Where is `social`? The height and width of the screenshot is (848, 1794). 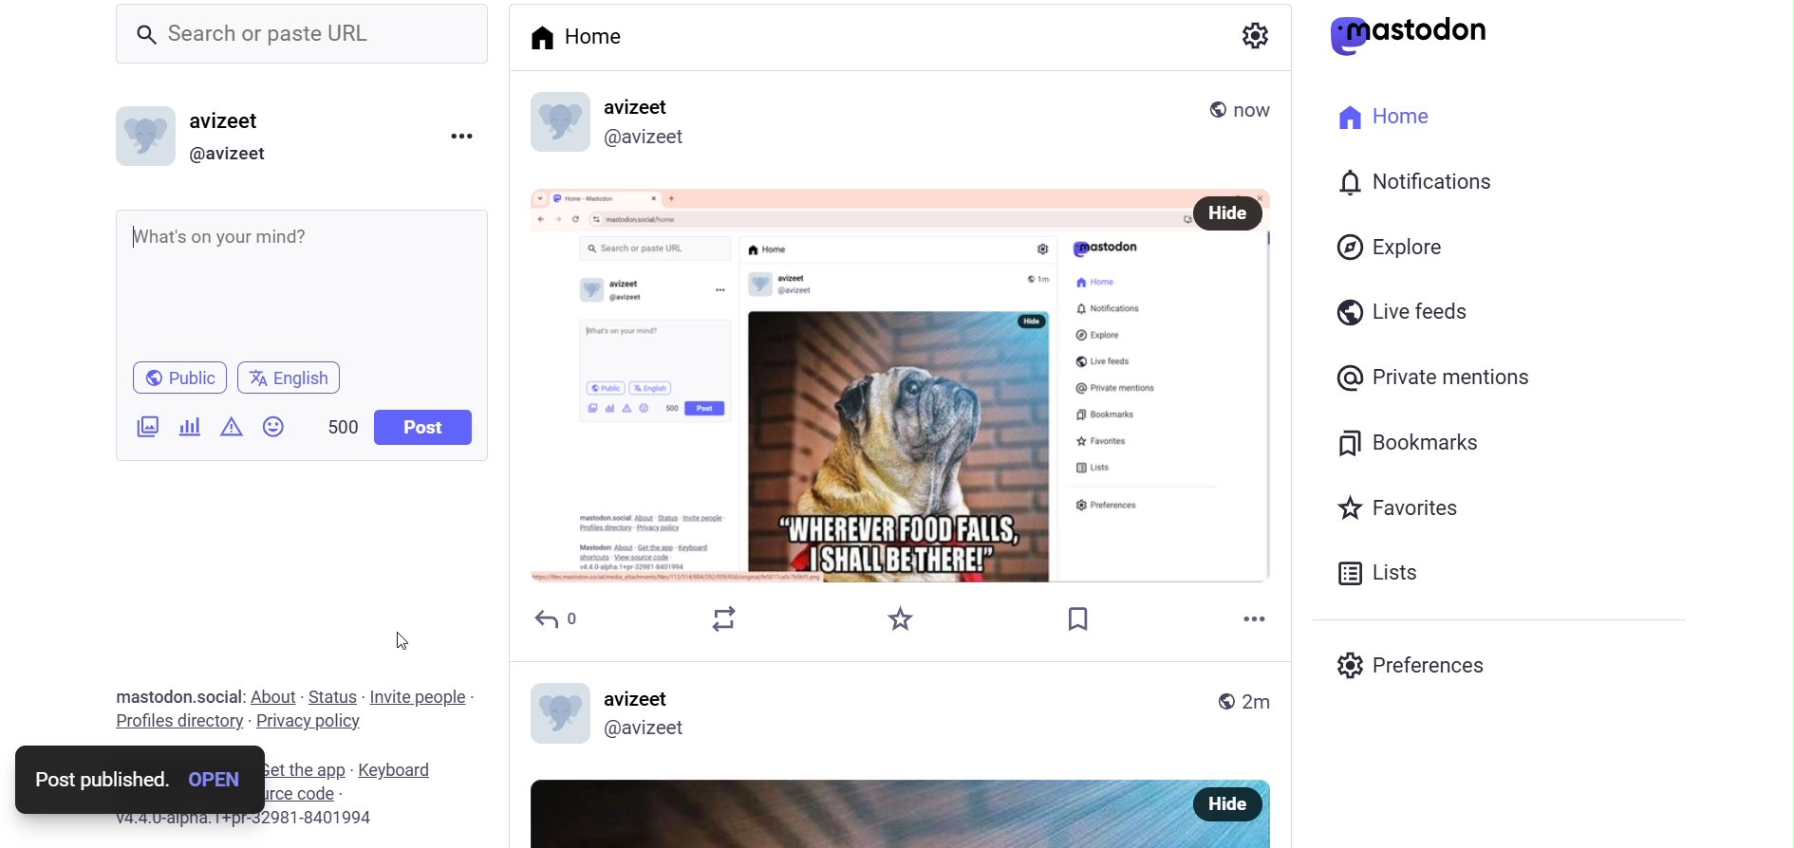 social is located at coordinates (221, 696).